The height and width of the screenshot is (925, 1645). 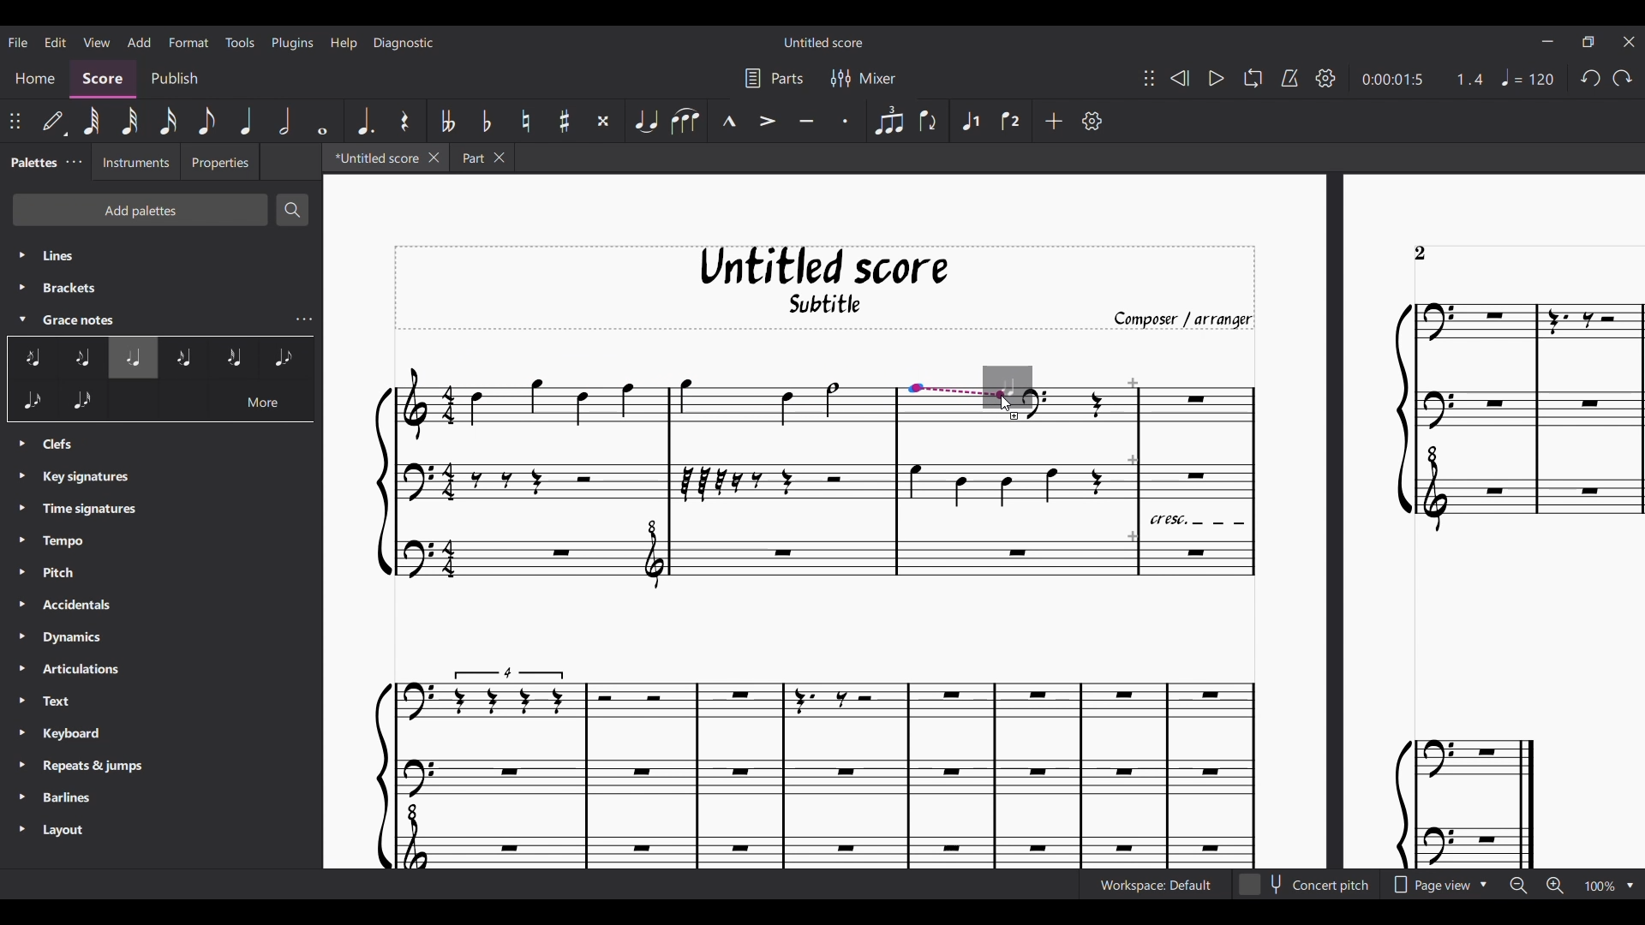 What do you see at coordinates (727, 121) in the screenshot?
I see `Marcato` at bounding box center [727, 121].